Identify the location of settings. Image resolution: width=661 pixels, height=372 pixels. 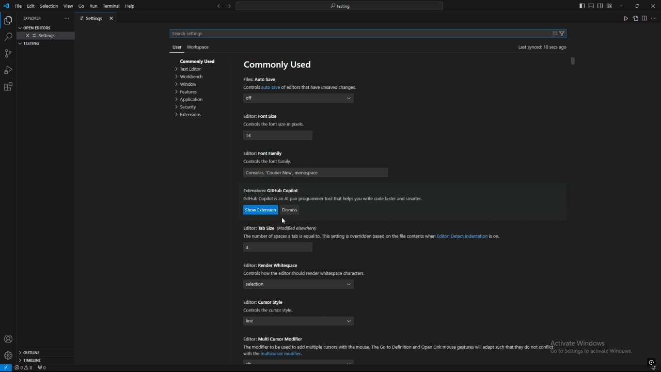
(91, 19).